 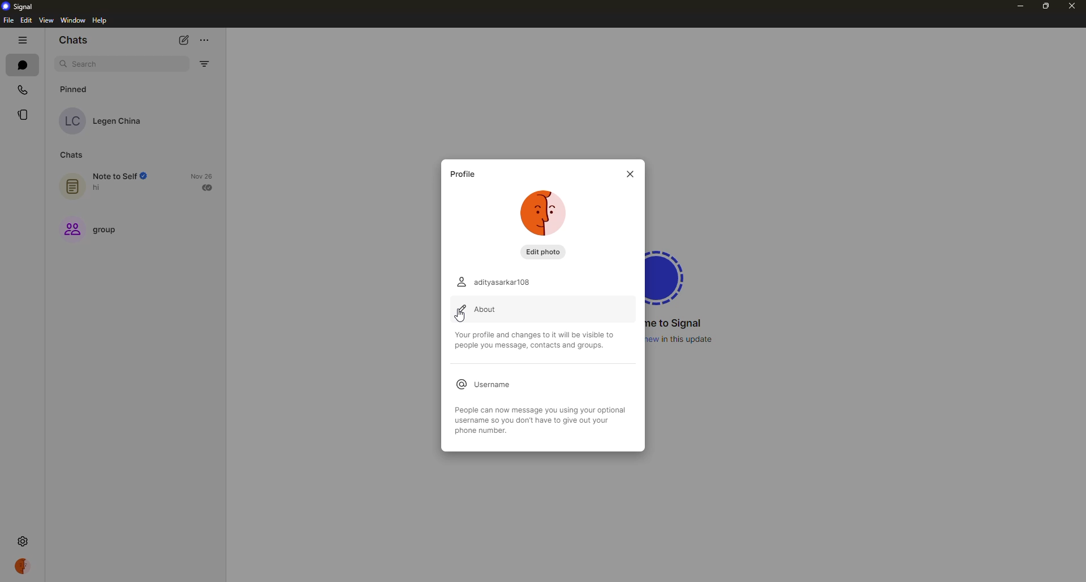 What do you see at coordinates (21, 6) in the screenshot?
I see `signal` at bounding box center [21, 6].